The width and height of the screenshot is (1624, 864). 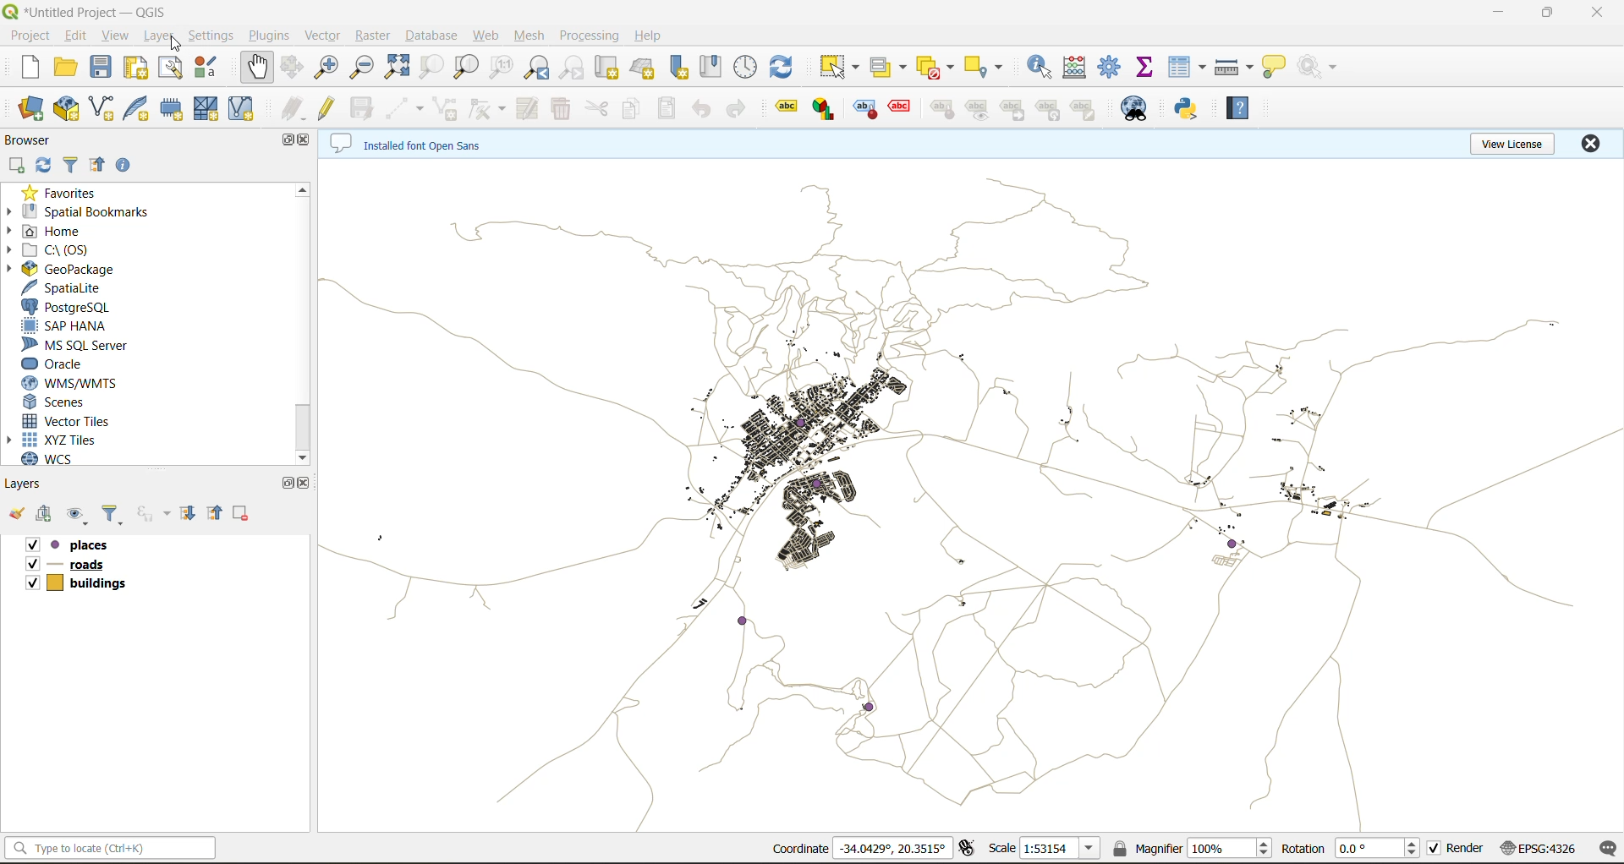 I want to click on oracle, so click(x=64, y=363).